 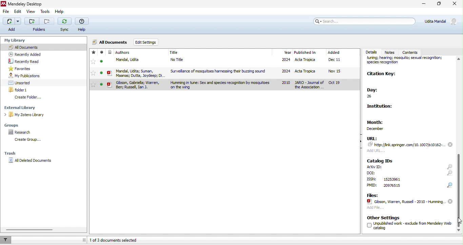 I want to click on journal name, so click(x=407, y=62).